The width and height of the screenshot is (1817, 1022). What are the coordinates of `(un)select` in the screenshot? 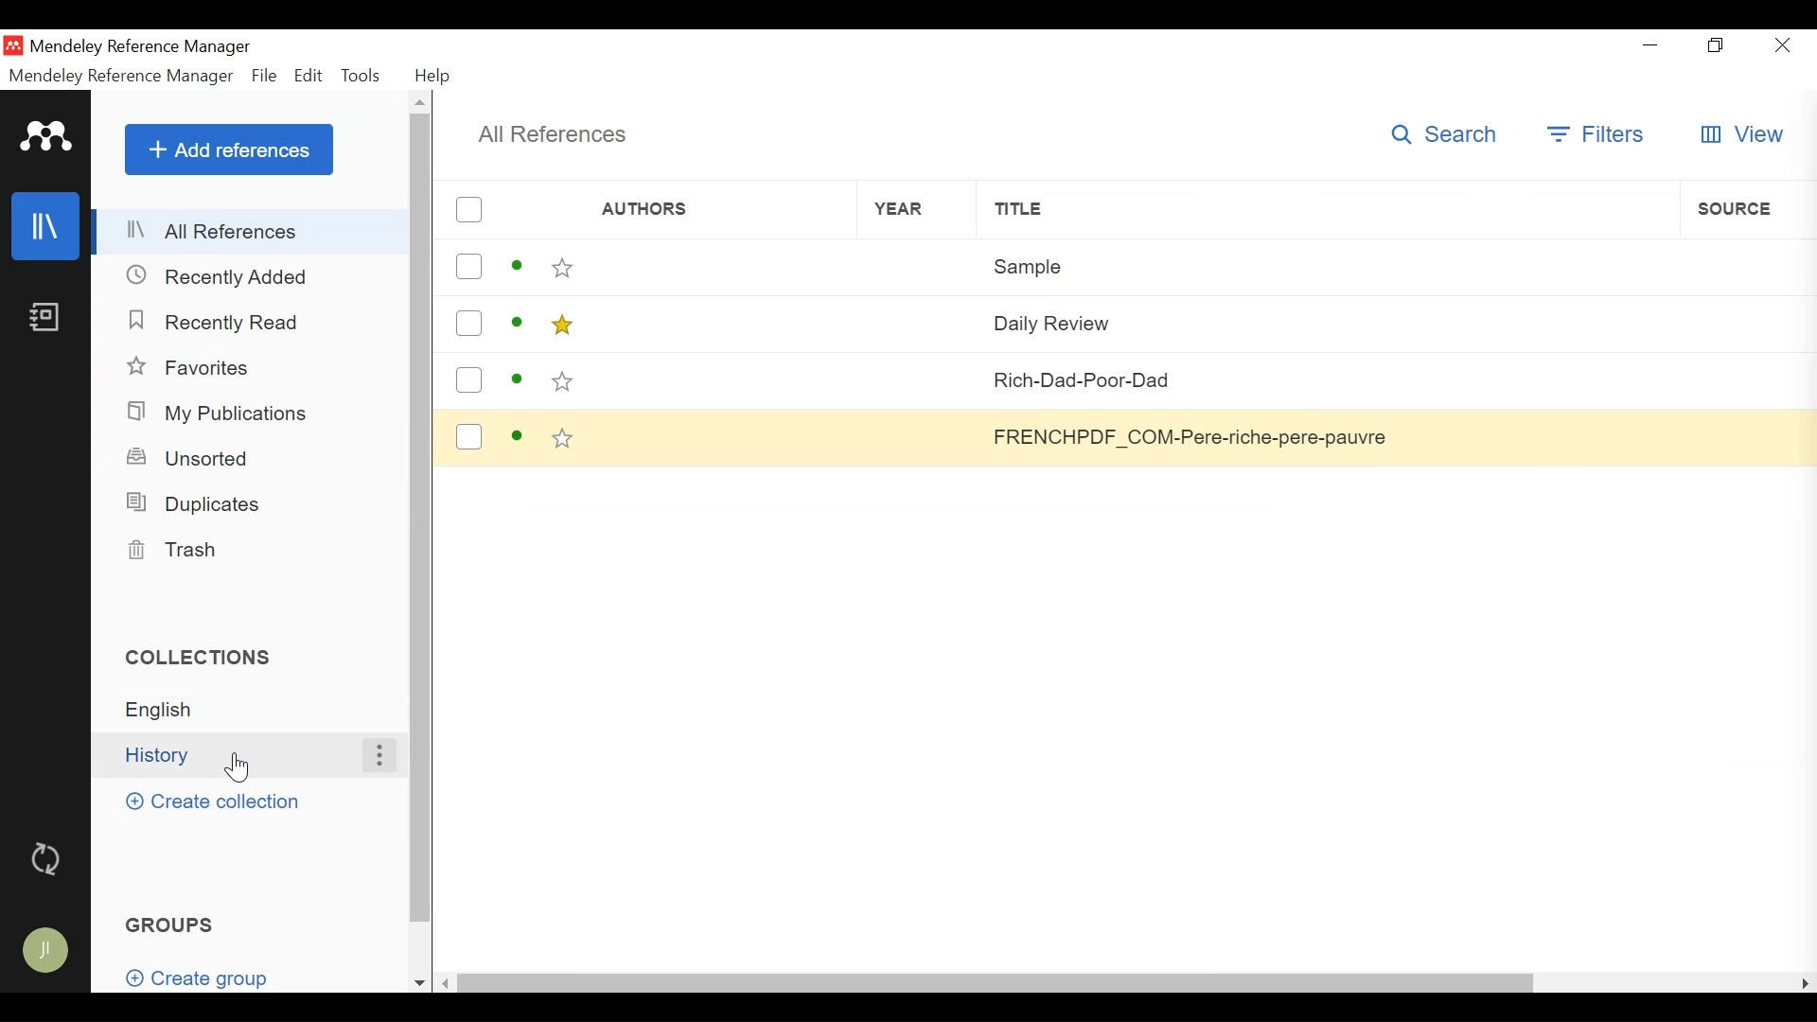 It's located at (468, 437).